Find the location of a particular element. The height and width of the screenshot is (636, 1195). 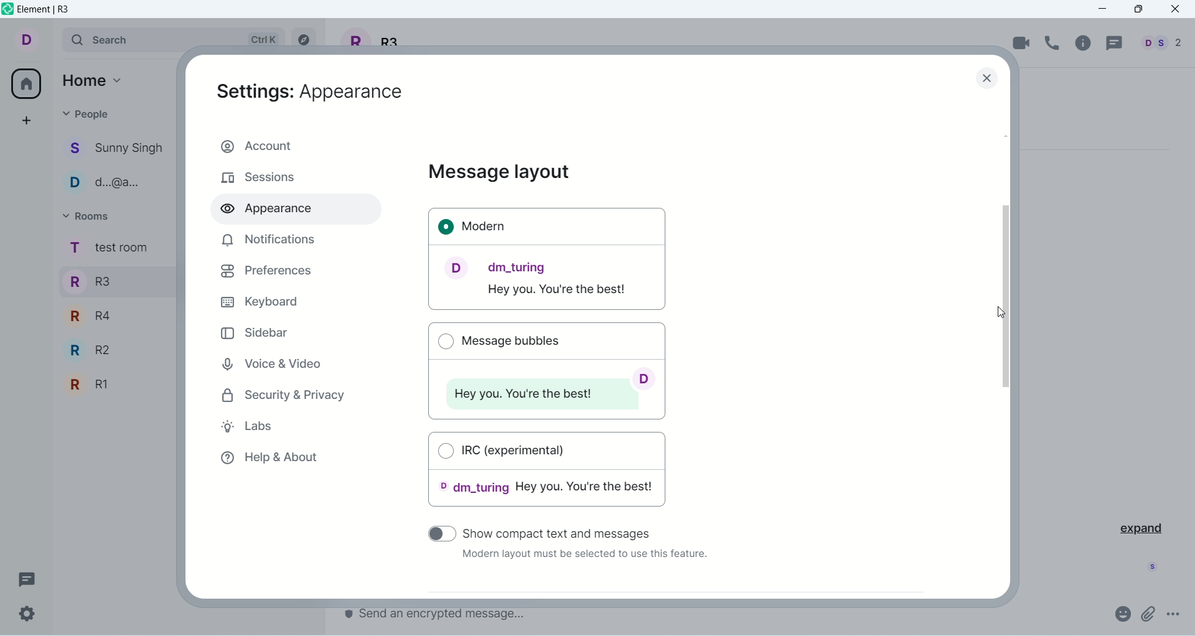

R3 is located at coordinates (114, 280).